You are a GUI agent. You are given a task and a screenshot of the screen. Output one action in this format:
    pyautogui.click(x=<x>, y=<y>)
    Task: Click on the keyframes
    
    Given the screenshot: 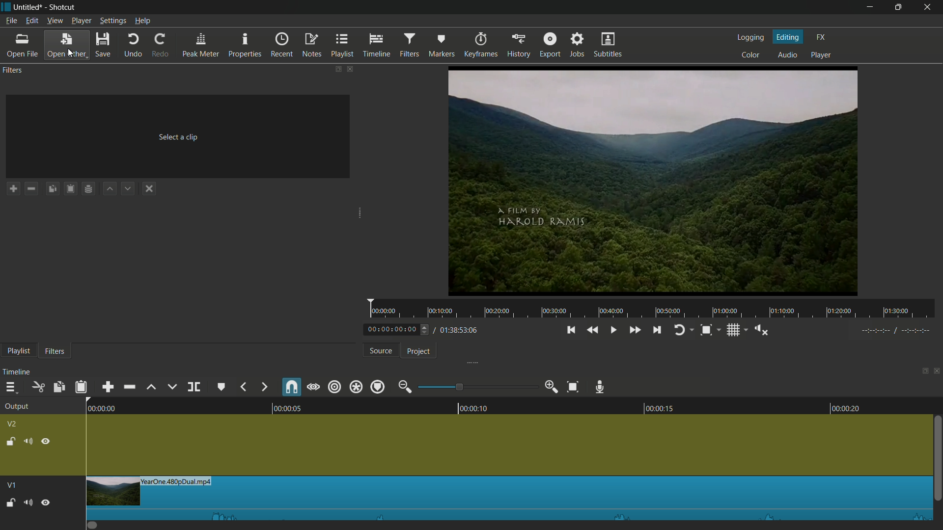 What is the action you would take?
    pyautogui.click(x=479, y=45)
    